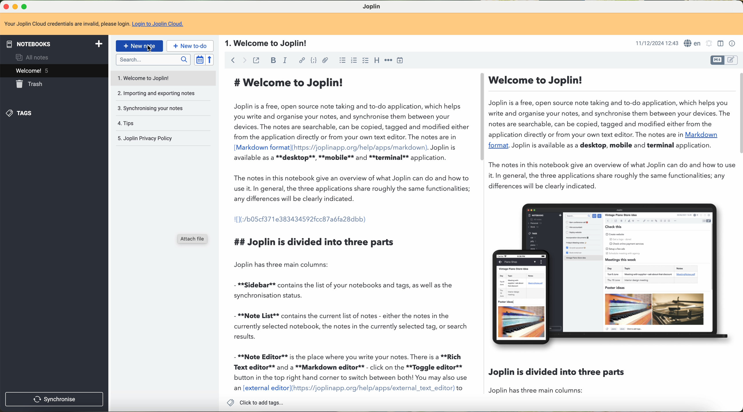 The image size is (743, 412). What do you see at coordinates (97, 25) in the screenshot?
I see `Your Joplin Cloud credentials are invalid, please login. Login to Joplin Cloud` at bounding box center [97, 25].